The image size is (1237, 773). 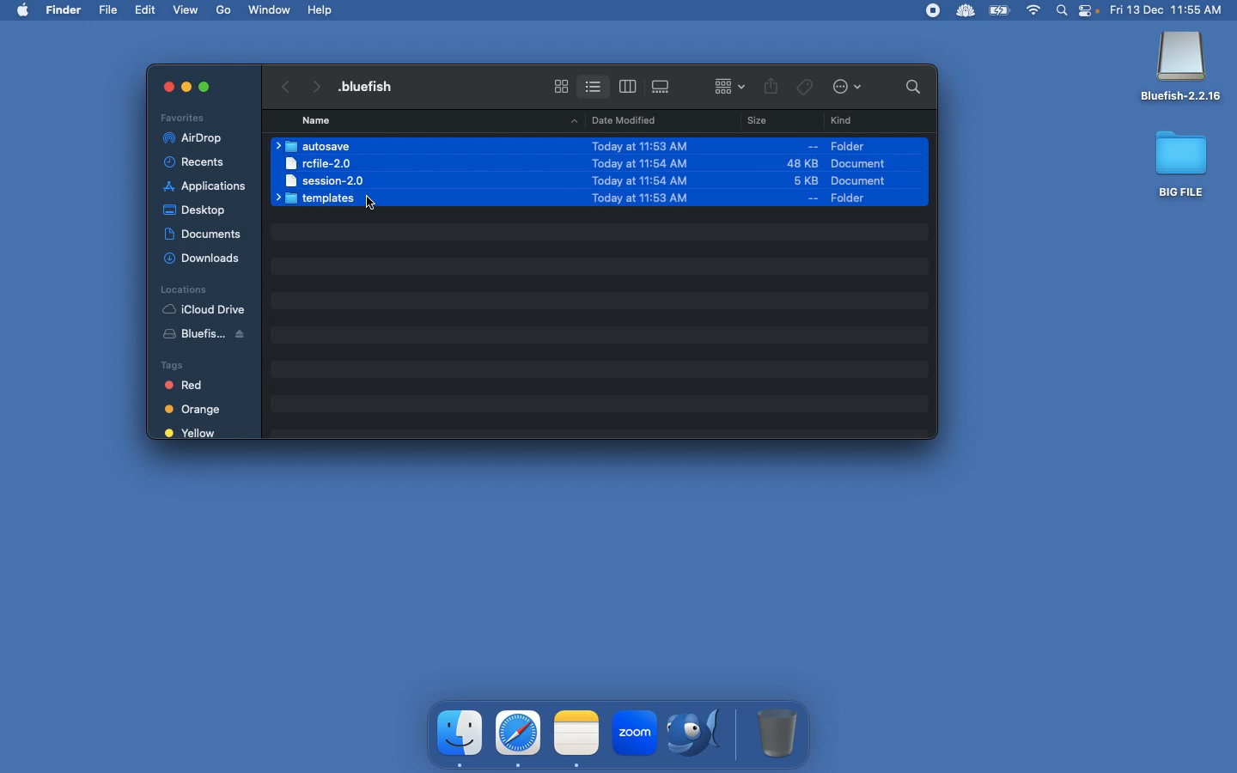 What do you see at coordinates (948, 10) in the screenshot?
I see `Extensions` at bounding box center [948, 10].